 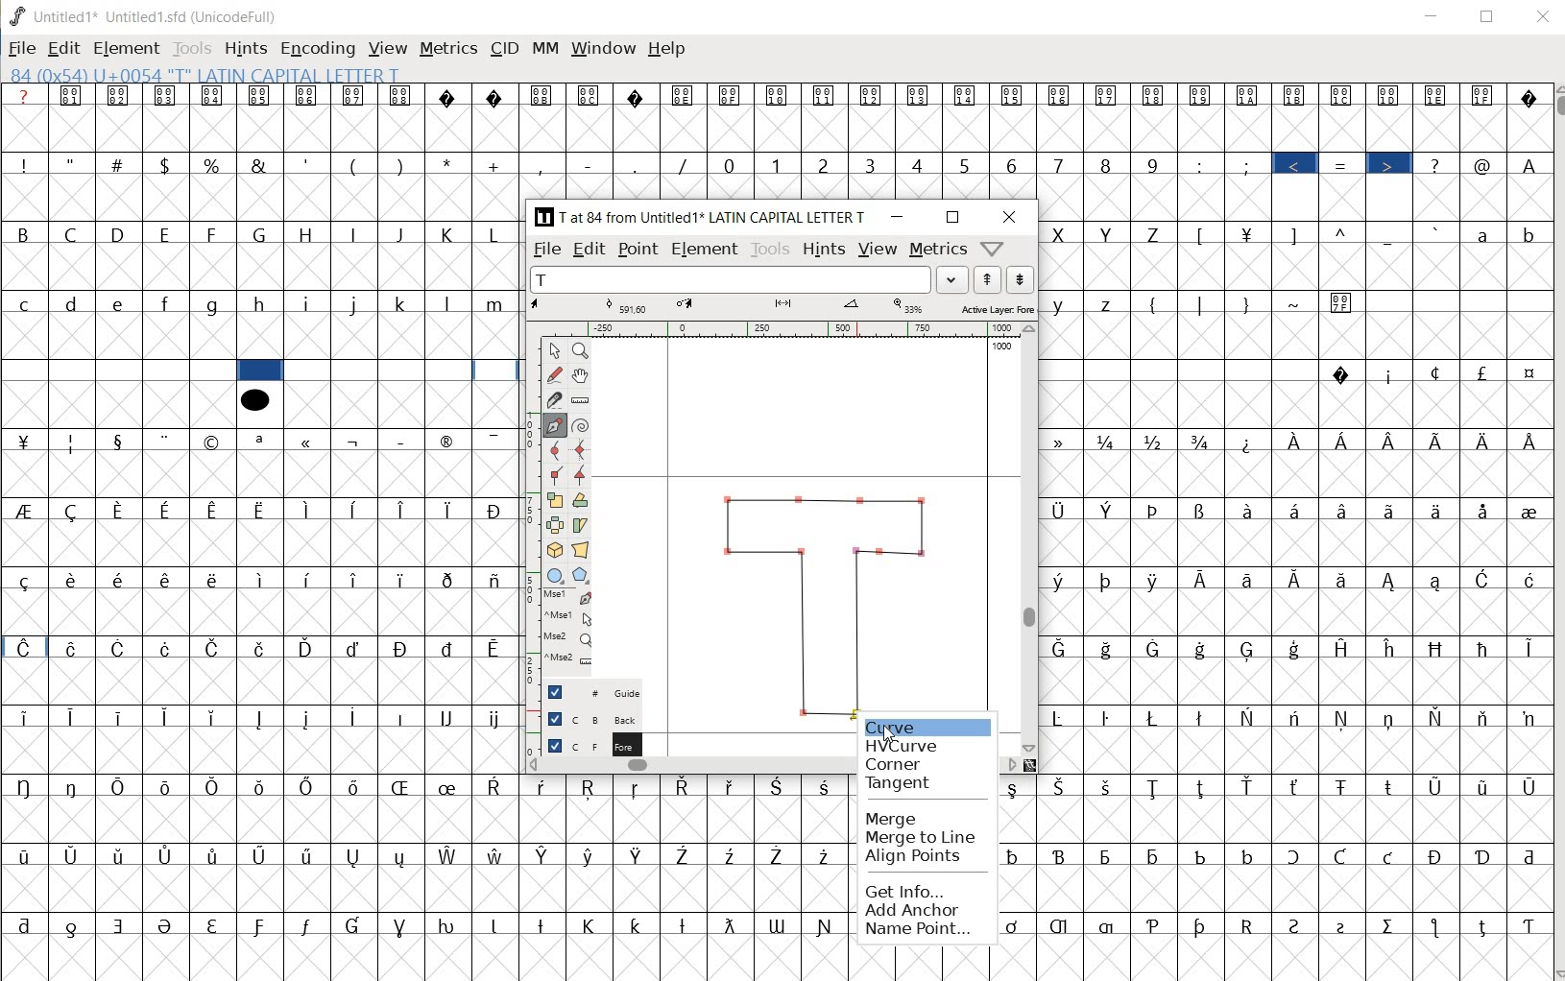 I want to click on Symbol, so click(x=356, y=95).